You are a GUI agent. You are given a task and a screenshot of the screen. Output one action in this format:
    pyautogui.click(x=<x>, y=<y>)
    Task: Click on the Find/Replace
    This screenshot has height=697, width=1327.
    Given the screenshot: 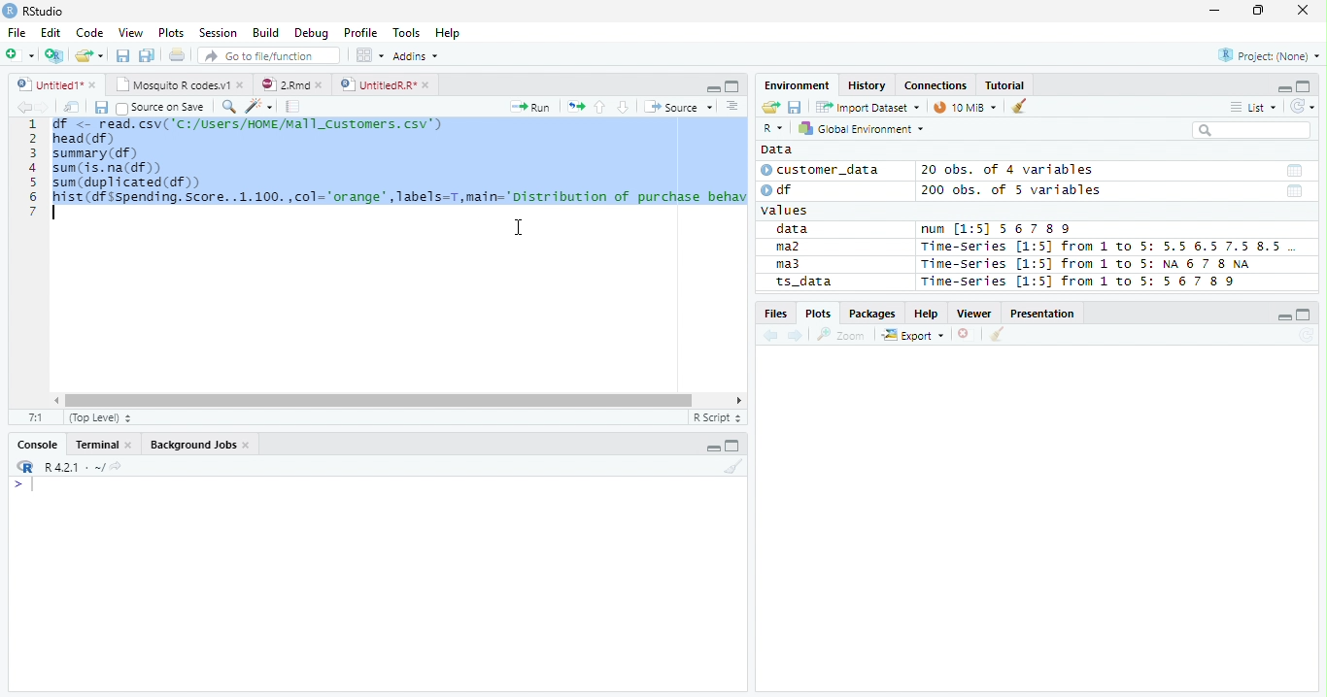 What is the action you would take?
    pyautogui.click(x=227, y=106)
    